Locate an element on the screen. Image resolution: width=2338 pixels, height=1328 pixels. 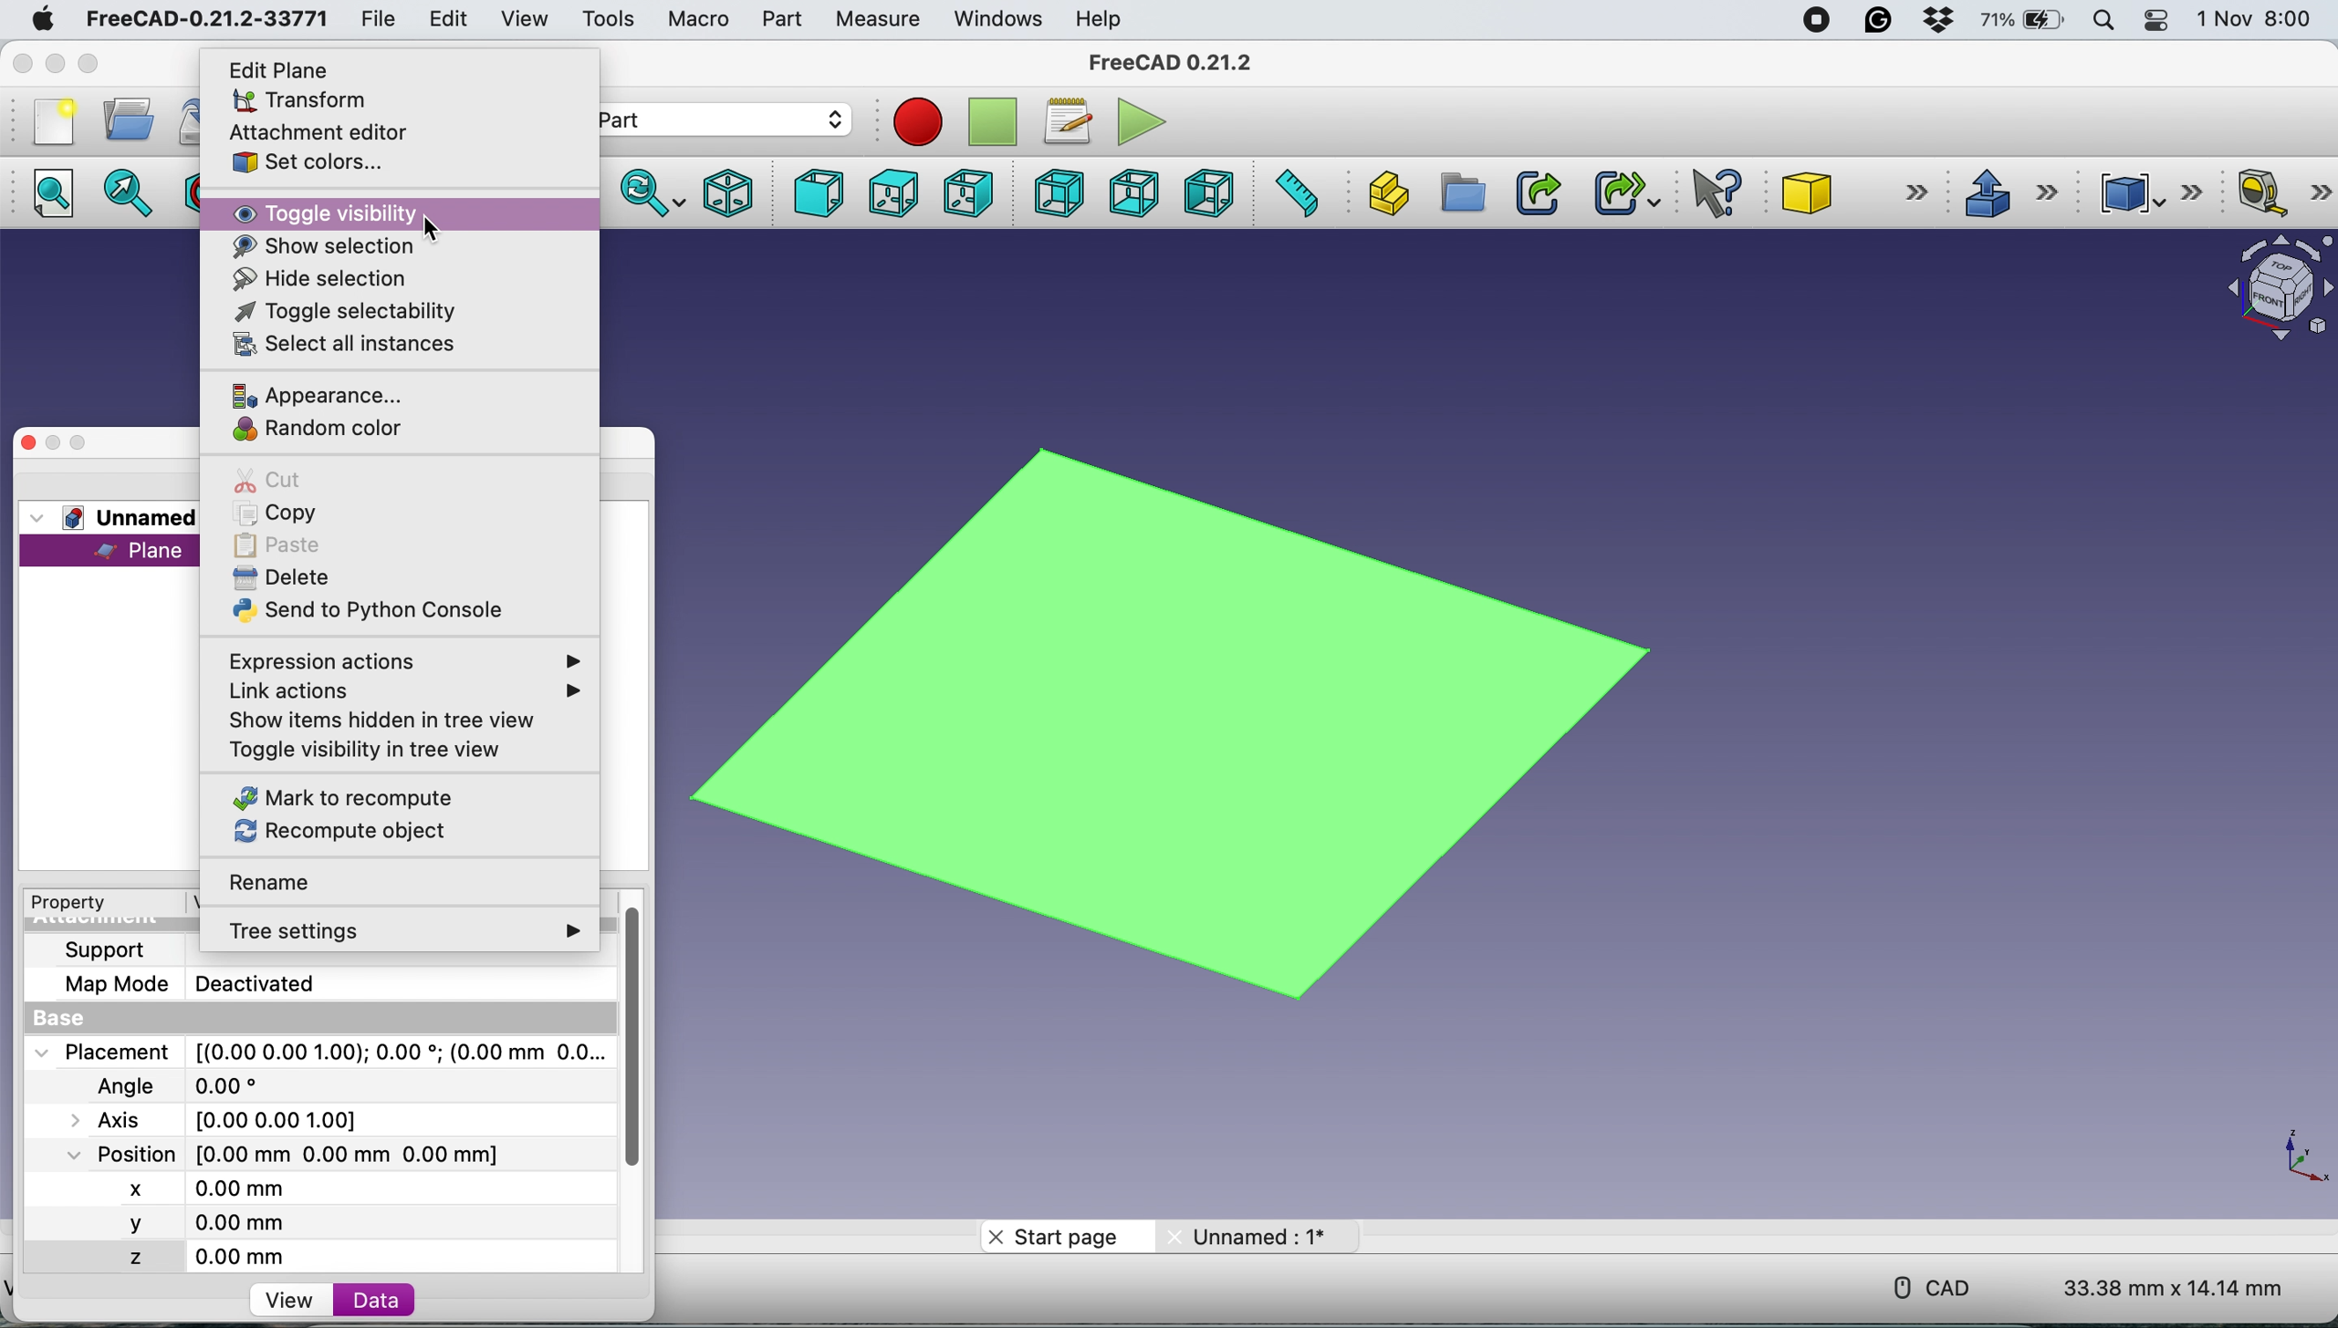
screen recorder is located at coordinates (1805, 20).